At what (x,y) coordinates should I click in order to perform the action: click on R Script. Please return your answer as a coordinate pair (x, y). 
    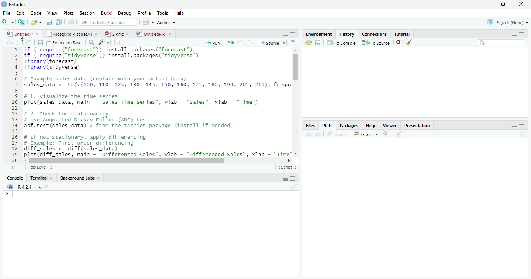
    Looking at the image, I should click on (286, 167).